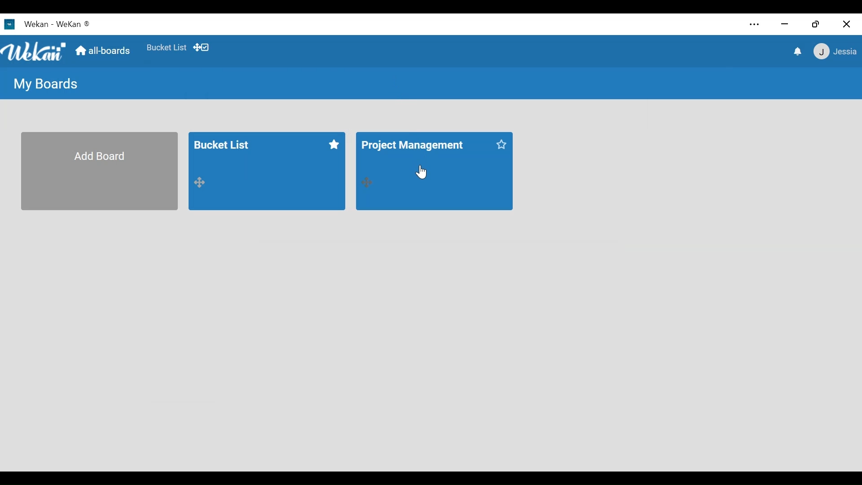 This screenshot has height=485, width=862. Describe the element at coordinates (203, 48) in the screenshot. I see `Show Desktop drag handles` at that location.